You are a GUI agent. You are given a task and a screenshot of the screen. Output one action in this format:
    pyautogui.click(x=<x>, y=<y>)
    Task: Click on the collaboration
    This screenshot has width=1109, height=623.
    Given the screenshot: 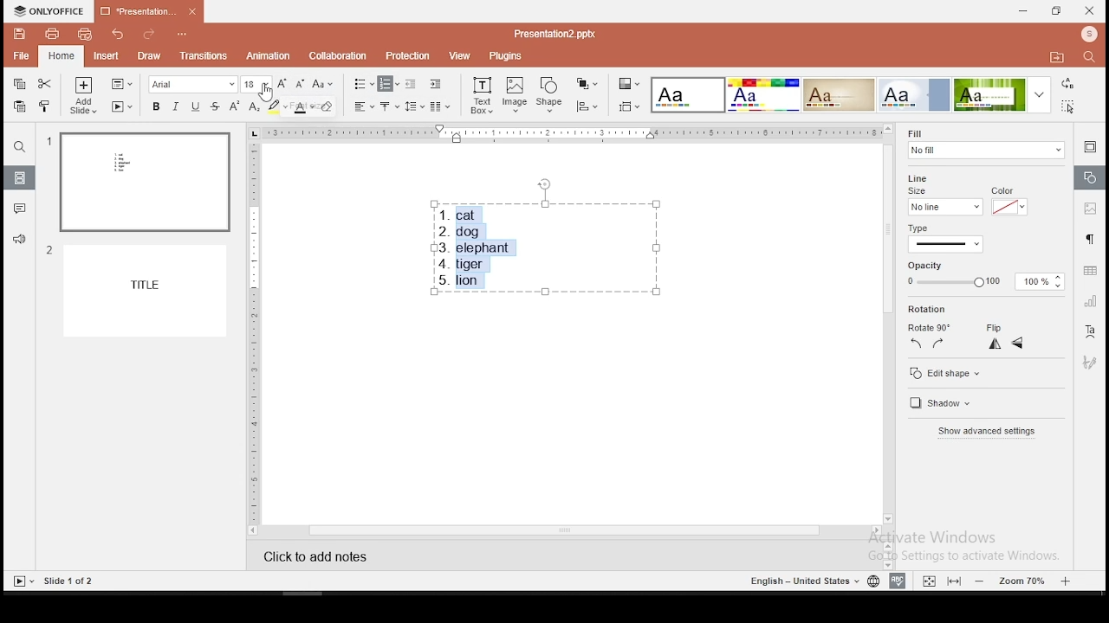 What is the action you would take?
    pyautogui.click(x=337, y=55)
    